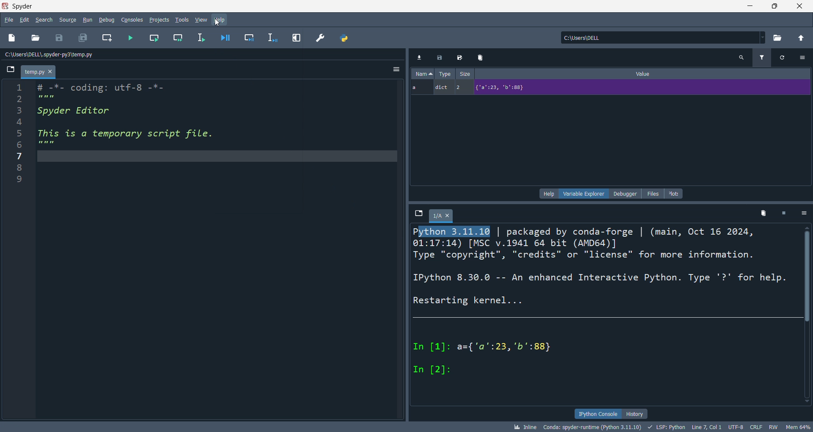  Describe the element at coordinates (182, 20) in the screenshot. I see `tools` at that location.